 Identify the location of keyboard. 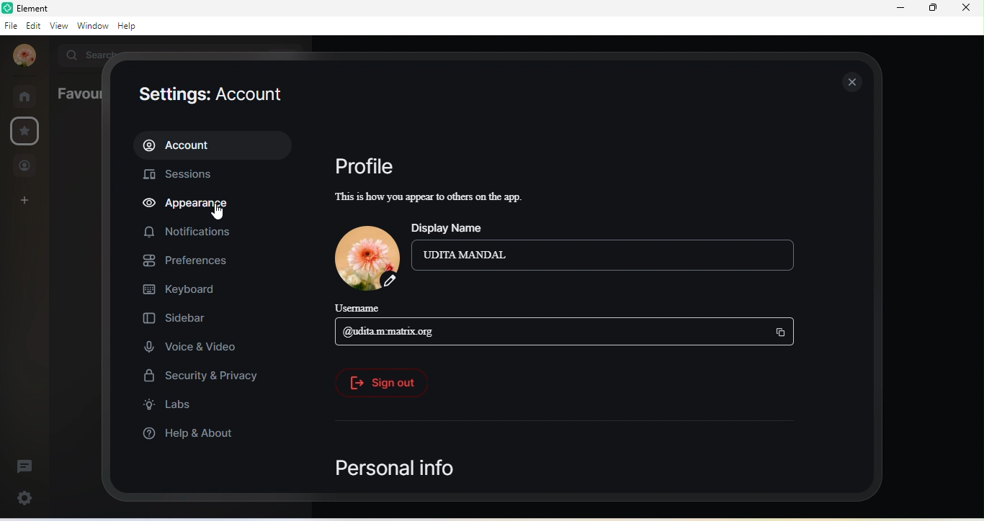
(181, 289).